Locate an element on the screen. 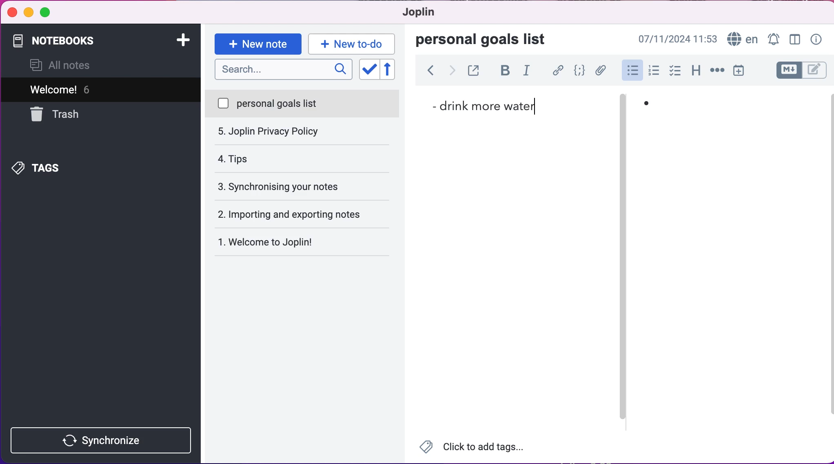 The width and height of the screenshot is (834, 464). trash is located at coordinates (75, 114).